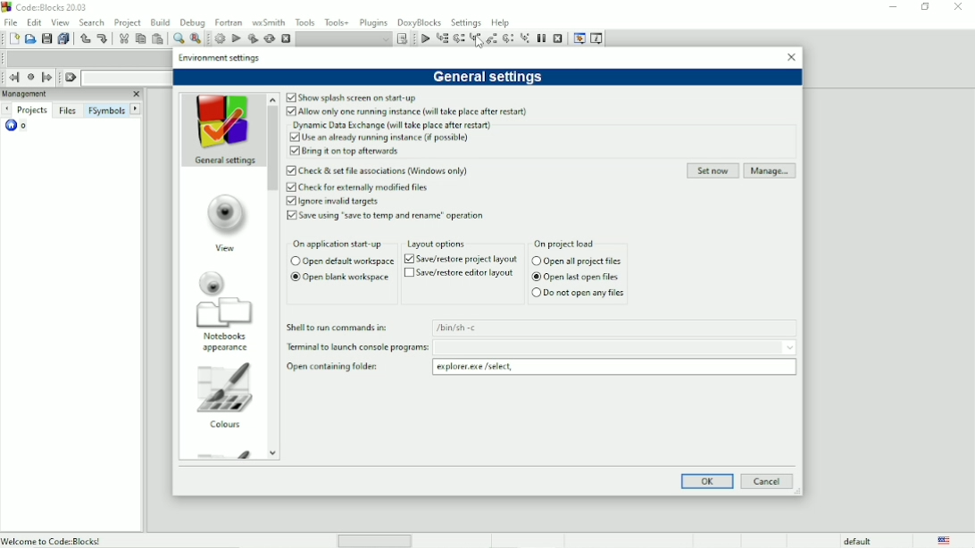  Describe the element at coordinates (223, 220) in the screenshot. I see `View` at that location.